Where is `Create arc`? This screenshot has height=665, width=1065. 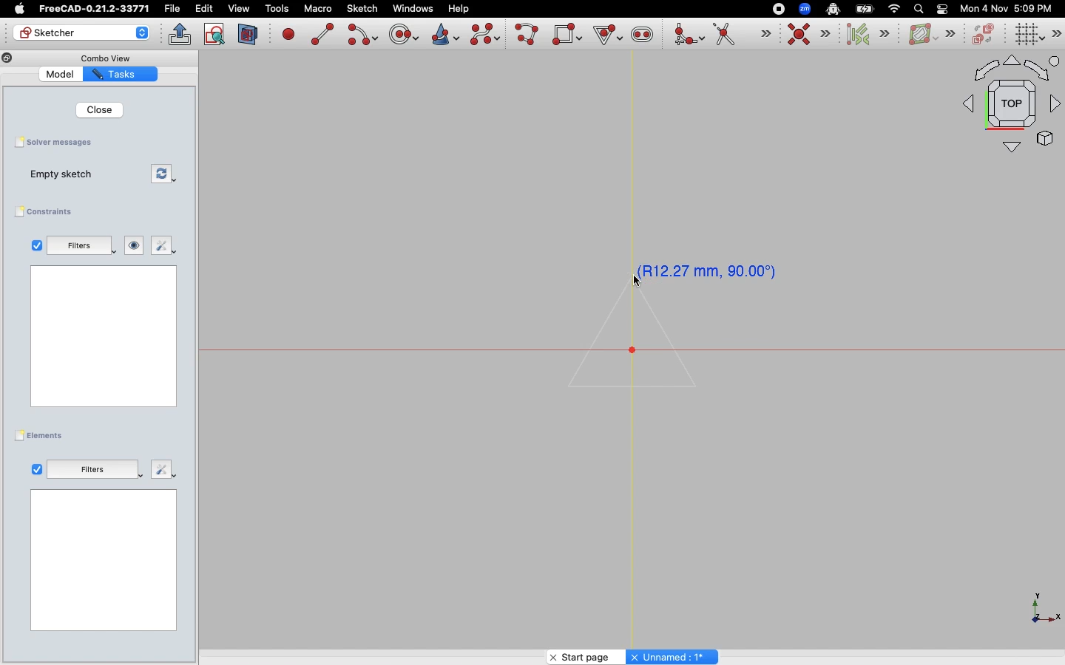 Create arc is located at coordinates (362, 35).